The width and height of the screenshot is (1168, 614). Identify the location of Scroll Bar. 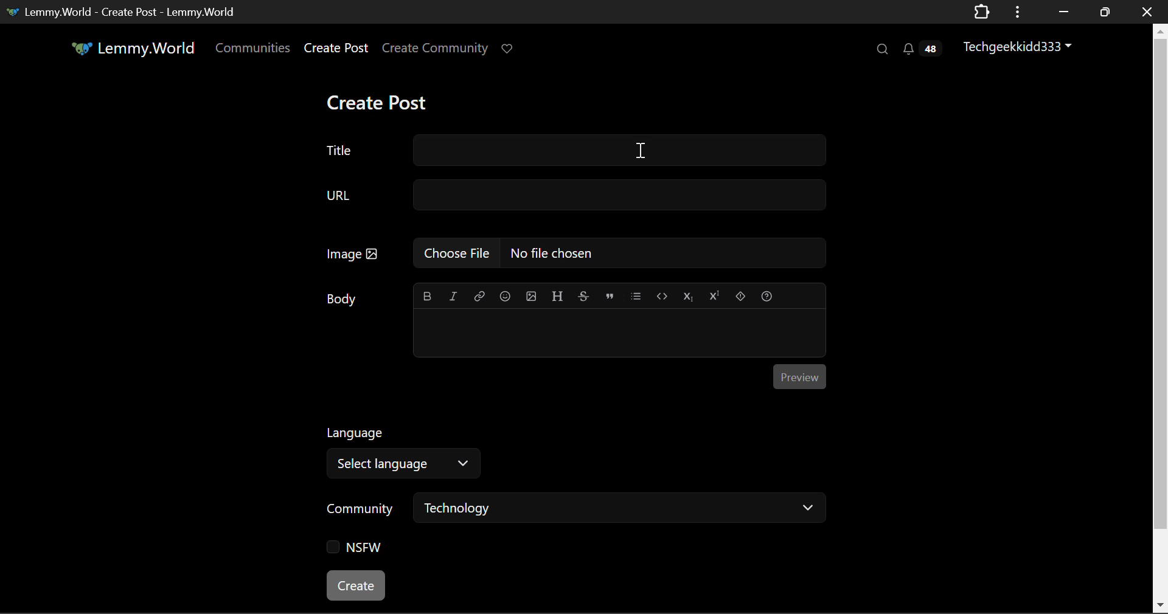
(1161, 316).